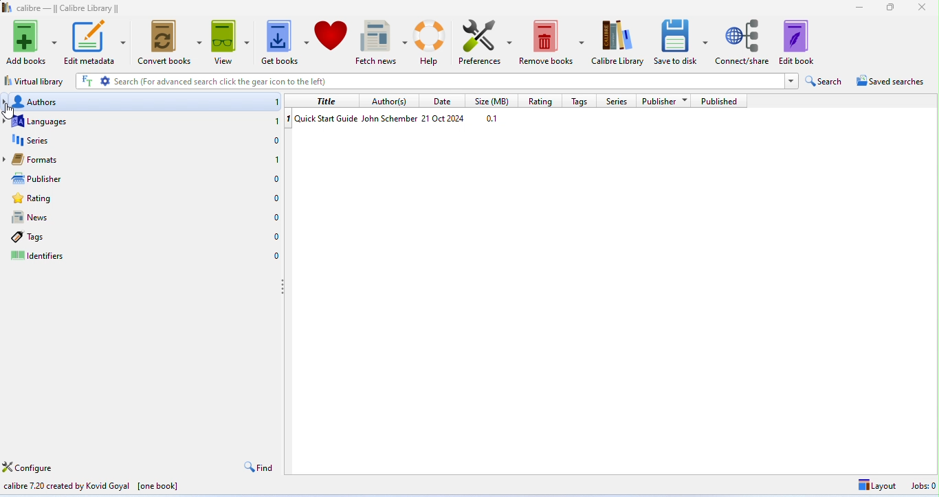 The height and width of the screenshot is (497, 939). Describe the element at coordinates (327, 119) in the screenshot. I see `book name` at that location.